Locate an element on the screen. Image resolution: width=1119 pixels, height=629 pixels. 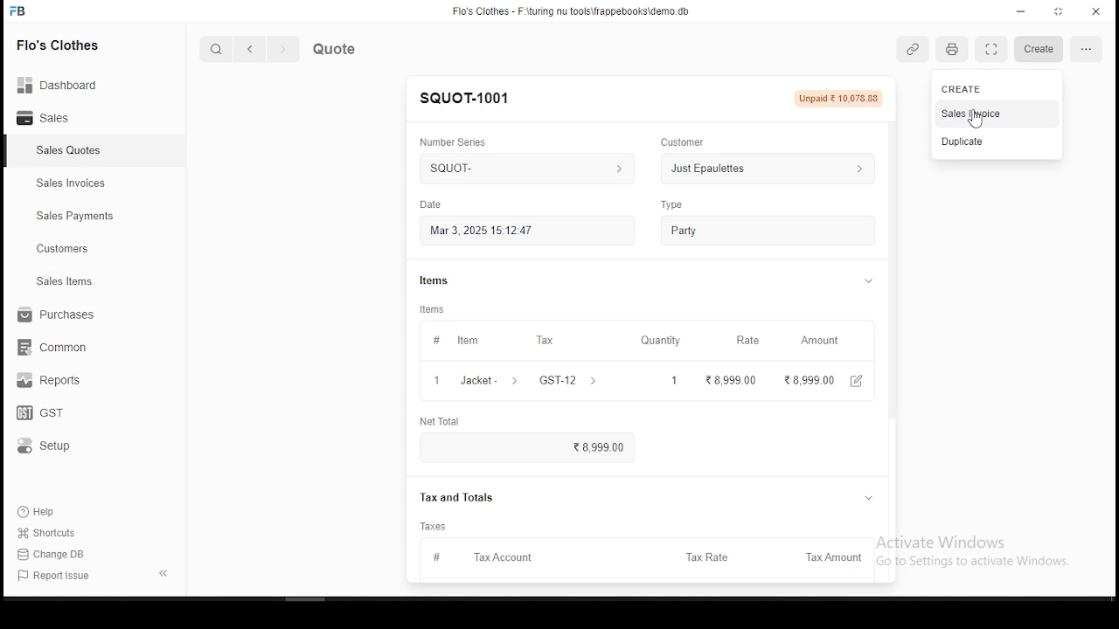
date is located at coordinates (433, 203).